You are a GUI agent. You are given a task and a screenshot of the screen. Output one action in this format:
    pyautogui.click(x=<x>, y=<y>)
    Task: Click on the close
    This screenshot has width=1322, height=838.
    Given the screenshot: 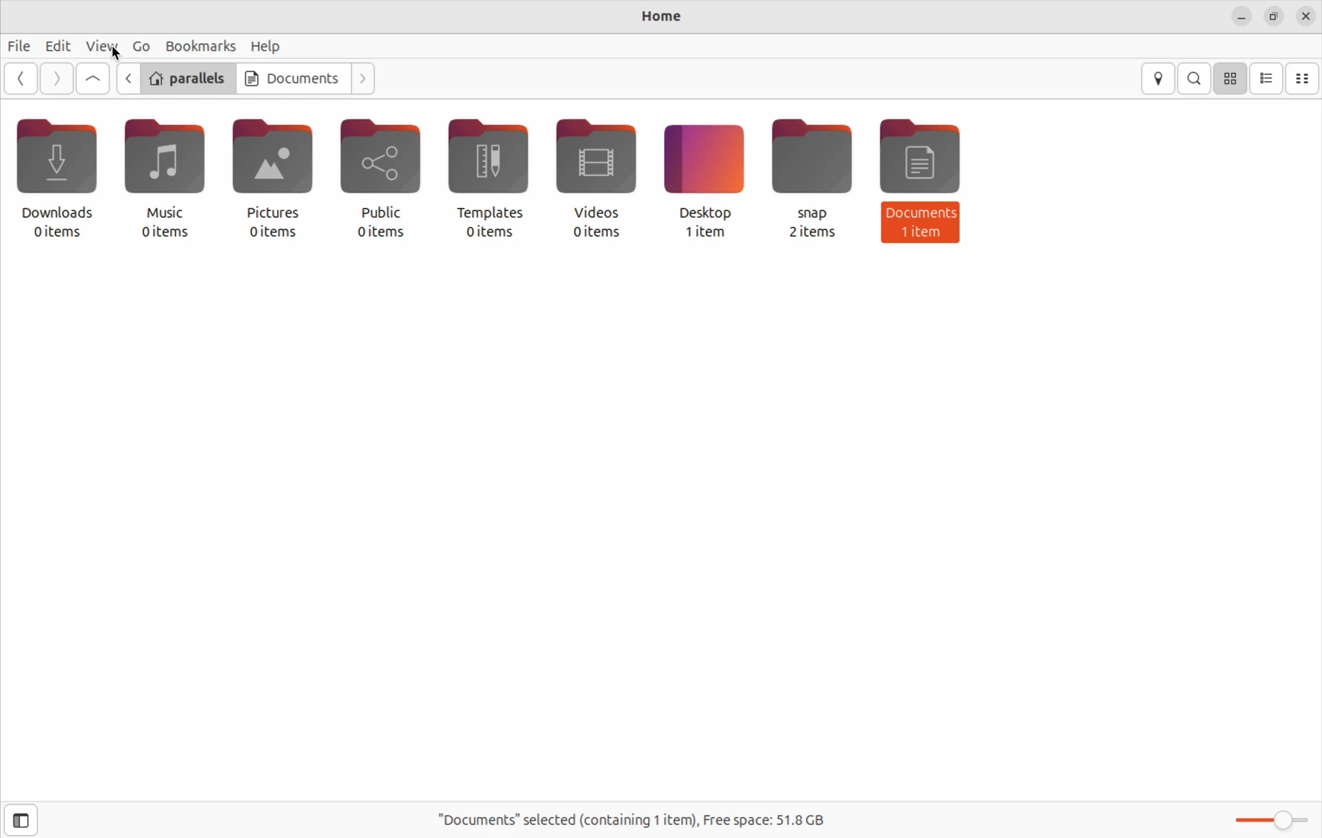 What is the action you would take?
    pyautogui.click(x=1307, y=14)
    